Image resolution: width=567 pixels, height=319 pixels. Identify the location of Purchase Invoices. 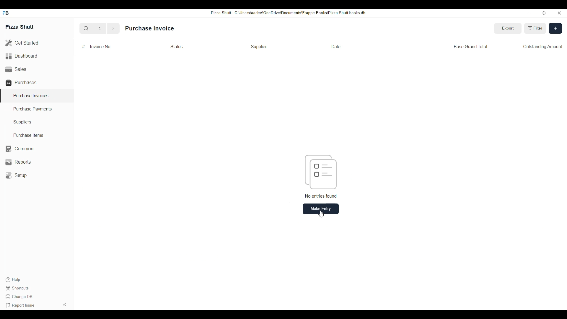
(31, 95).